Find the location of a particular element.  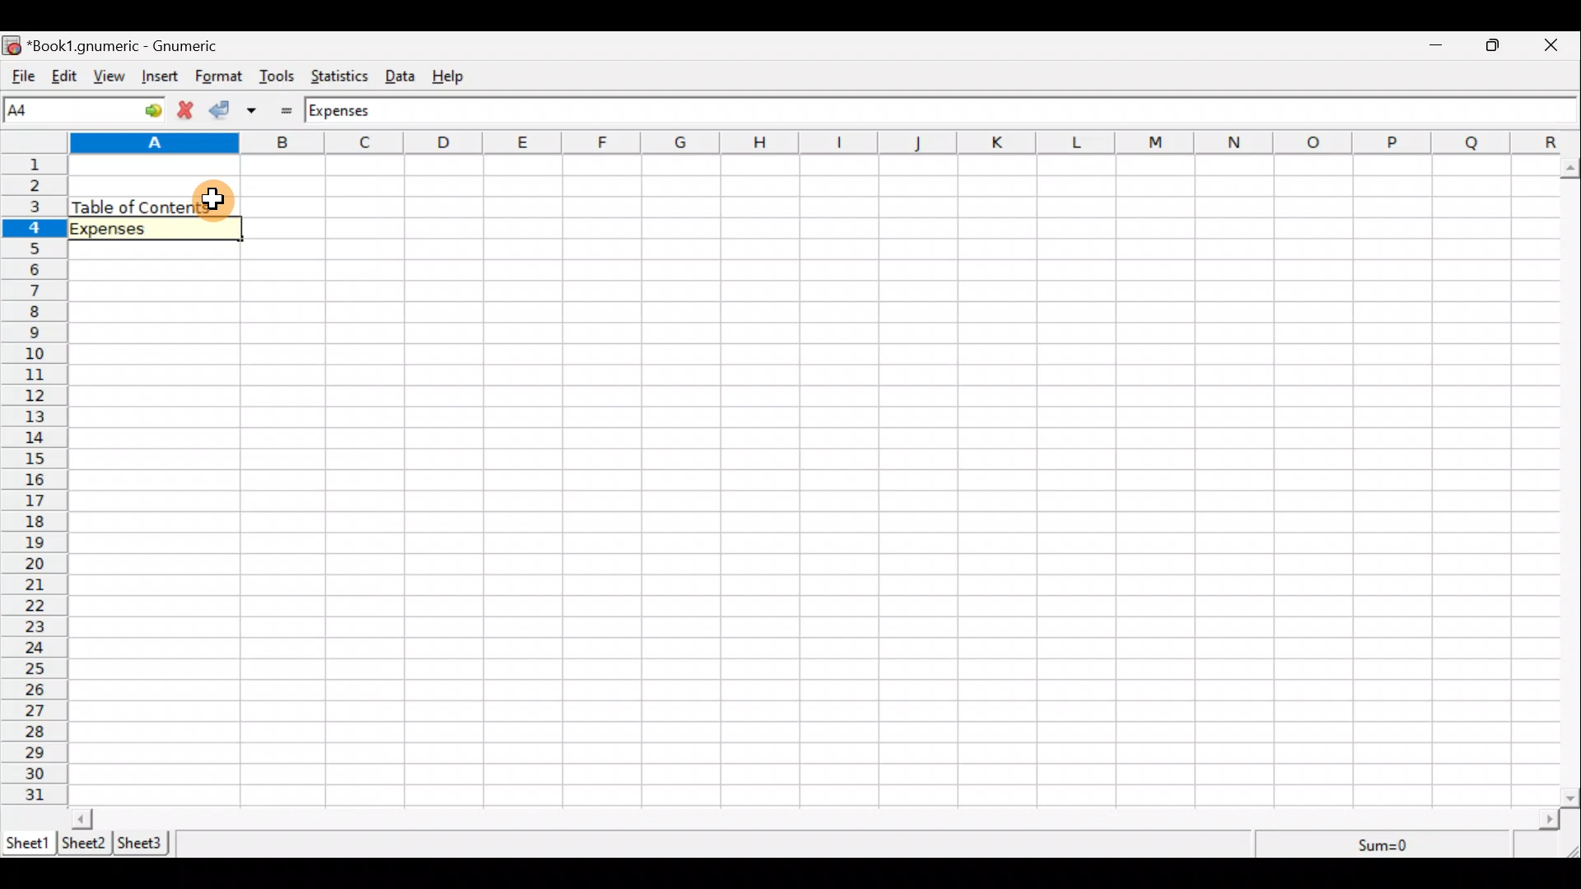

Table of contents is located at coordinates (154, 203).